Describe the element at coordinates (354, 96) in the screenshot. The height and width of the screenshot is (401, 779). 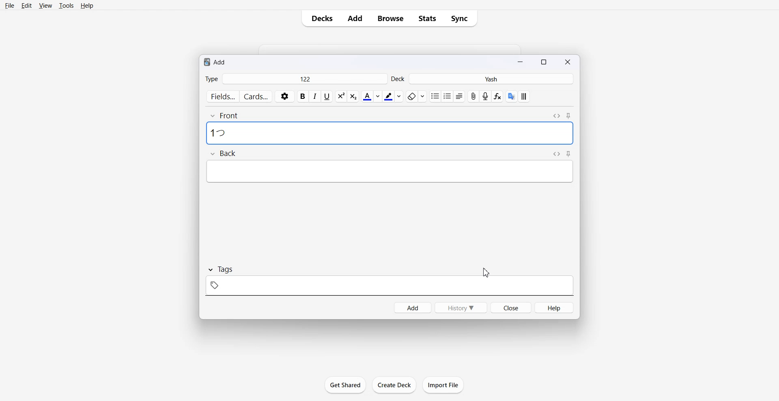
I see `Superscript` at that location.